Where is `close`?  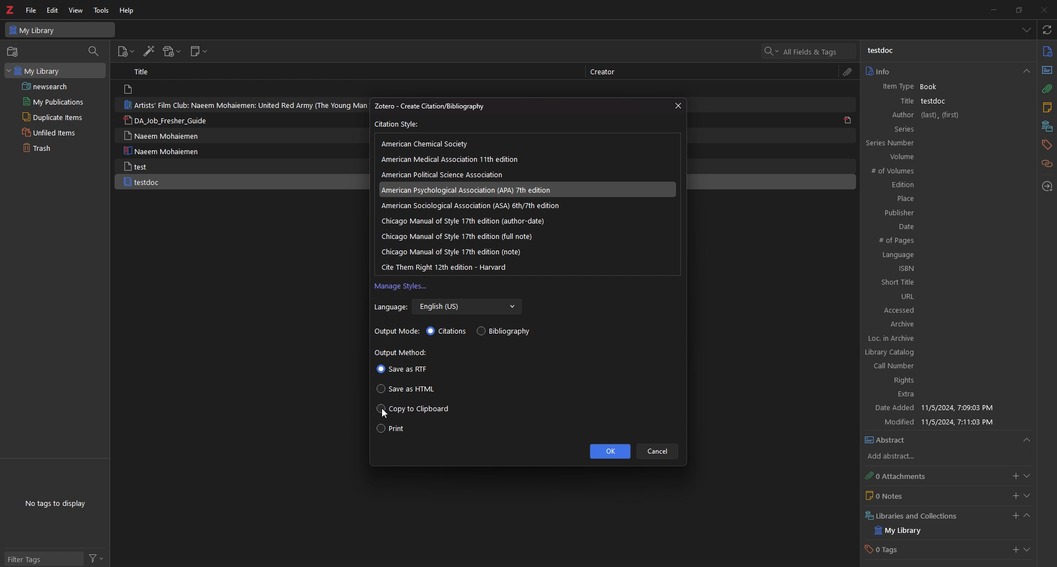 close is located at coordinates (1043, 9).